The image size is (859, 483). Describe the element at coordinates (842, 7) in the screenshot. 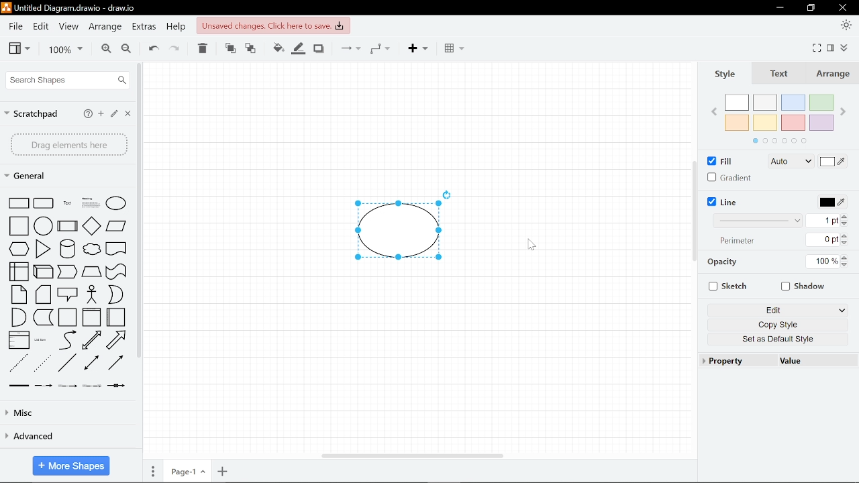

I see `Close window` at that location.